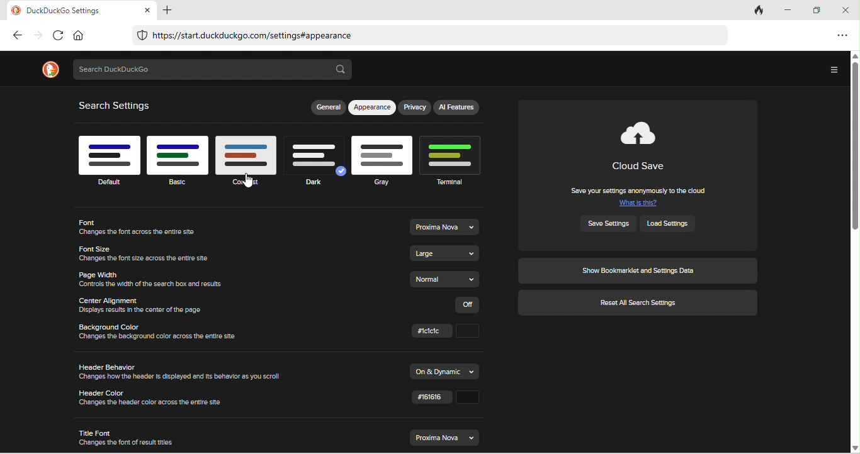 The image size is (860, 454). What do you see at coordinates (373, 108) in the screenshot?
I see `appearance` at bounding box center [373, 108].